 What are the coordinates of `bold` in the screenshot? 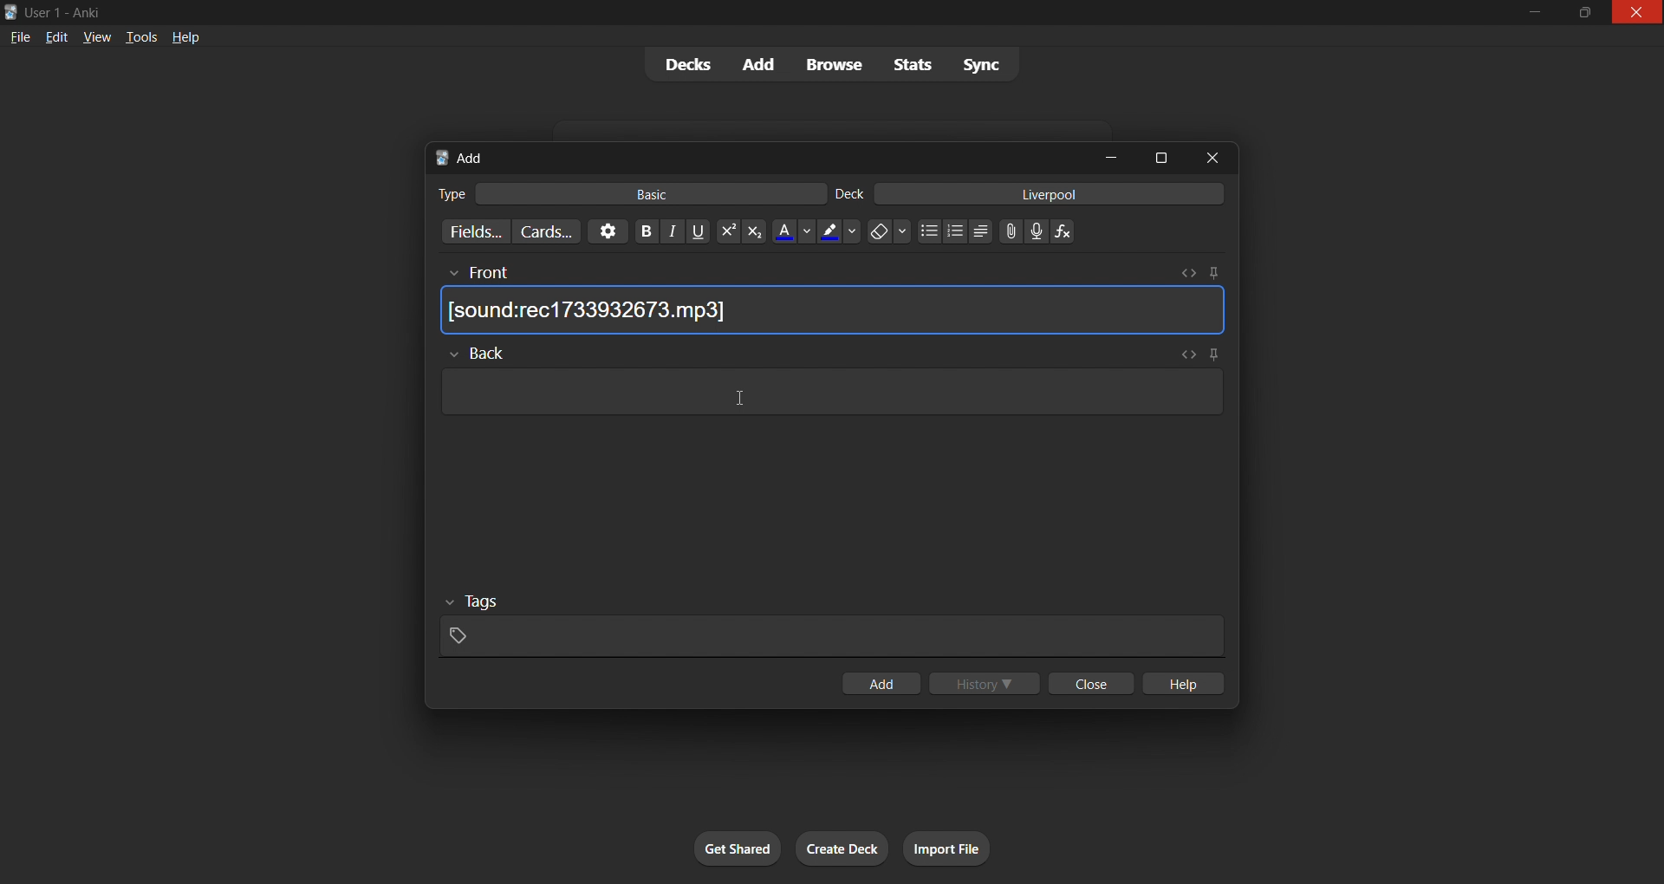 It's located at (640, 231).